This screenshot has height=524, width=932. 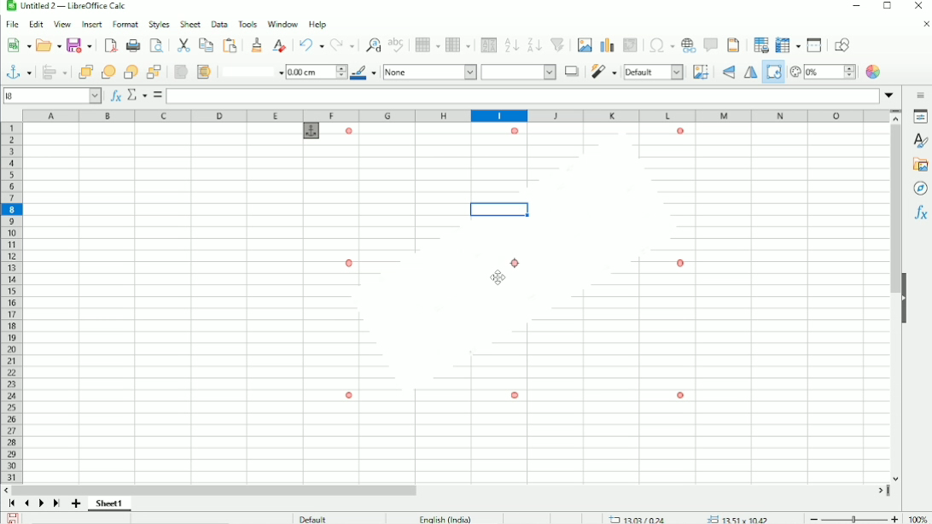 What do you see at coordinates (889, 94) in the screenshot?
I see `Expand formula bar` at bounding box center [889, 94].